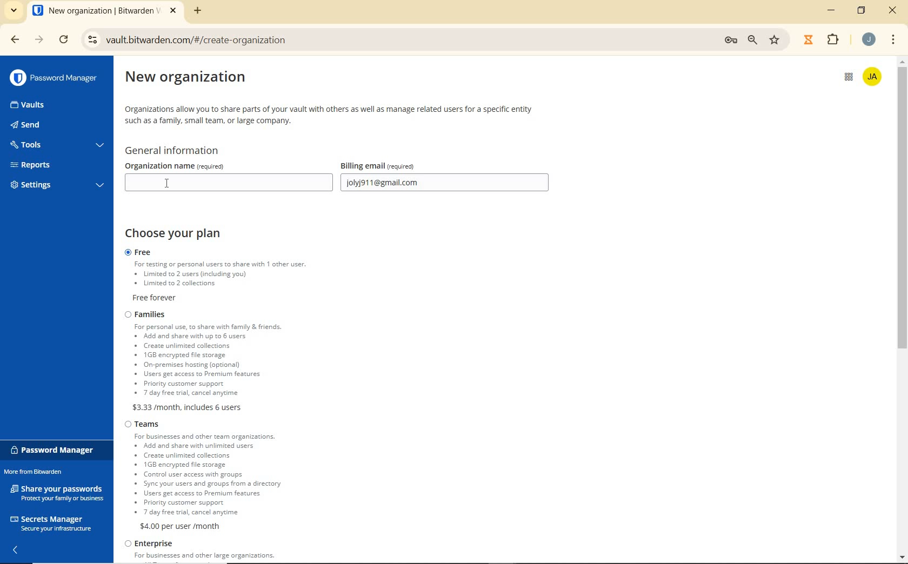 Image resolution: width=908 pixels, height=564 pixels. I want to click on send, so click(43, 126).